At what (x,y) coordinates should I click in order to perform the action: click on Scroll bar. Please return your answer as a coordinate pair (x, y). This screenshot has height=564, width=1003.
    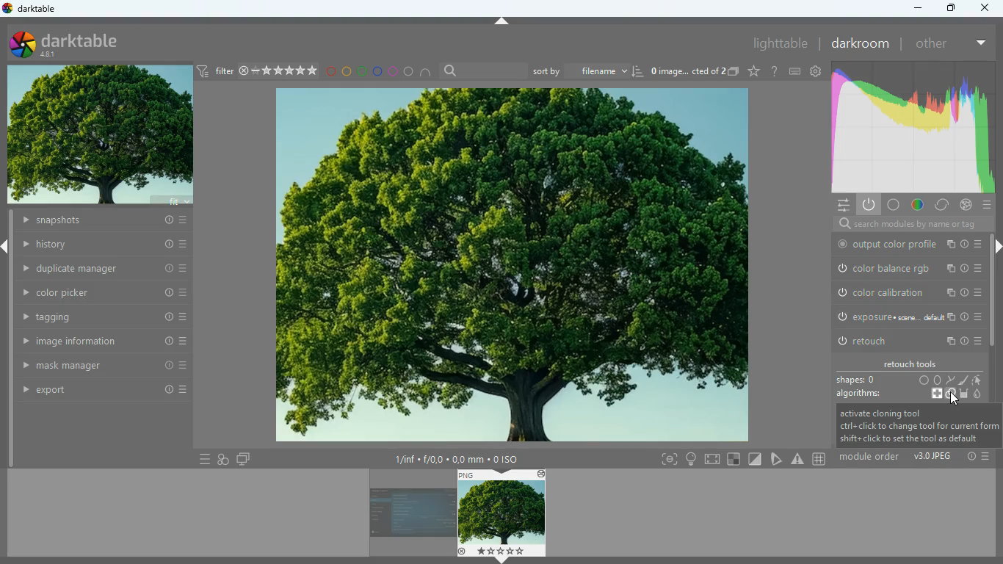
    Looking at the image, I should click on (996, 289).